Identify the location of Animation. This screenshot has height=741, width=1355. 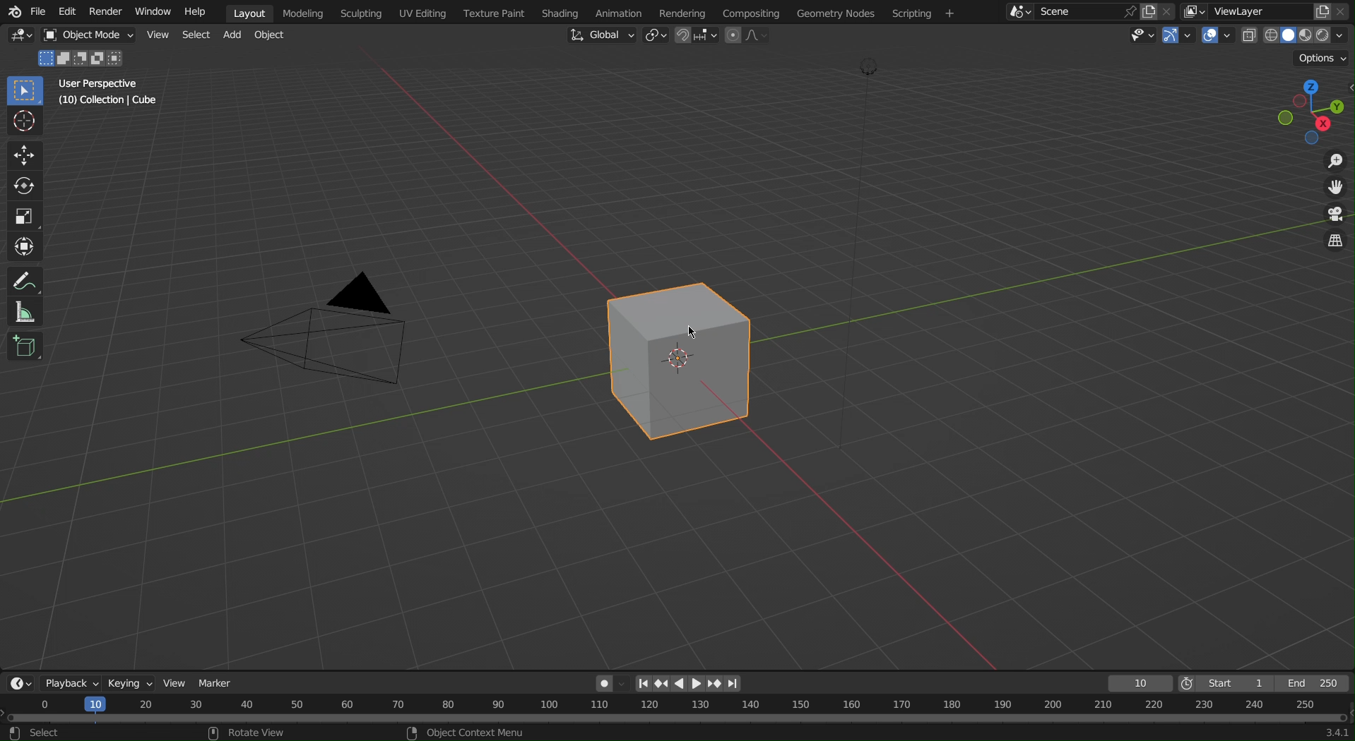
(625, 11).